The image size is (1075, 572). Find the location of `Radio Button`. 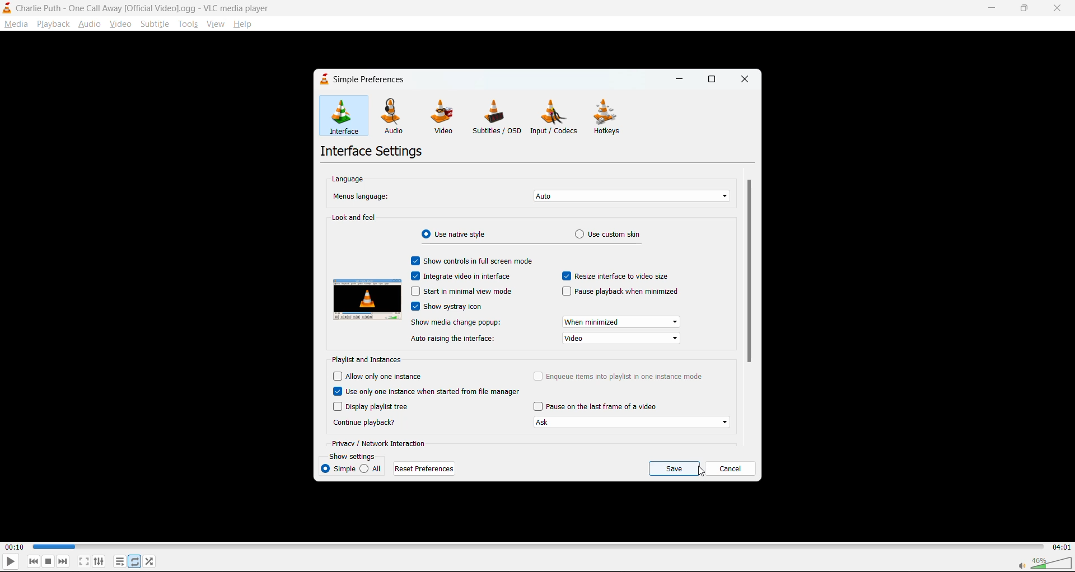

Radio Button is located at coordinates (578, 235).